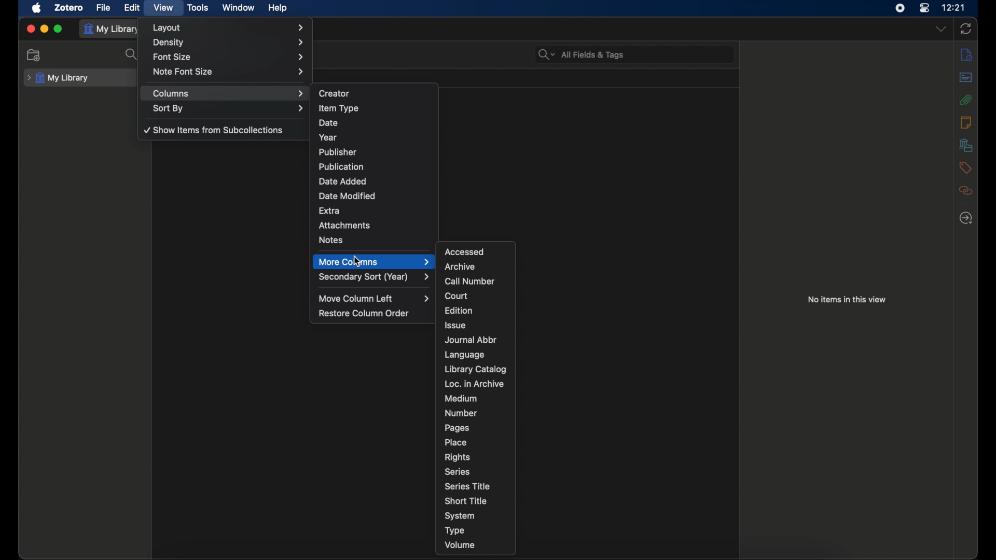  I want to click on journal abbr, so click(471, 340).